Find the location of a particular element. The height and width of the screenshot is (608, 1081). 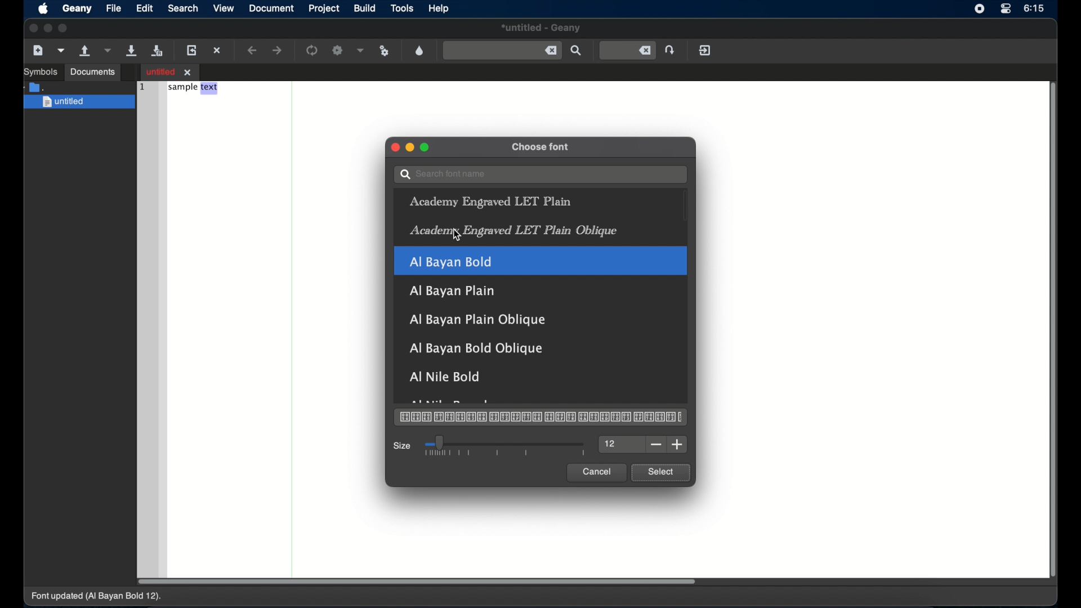

find the entered text in the current file is located at coordinates (502, 50).